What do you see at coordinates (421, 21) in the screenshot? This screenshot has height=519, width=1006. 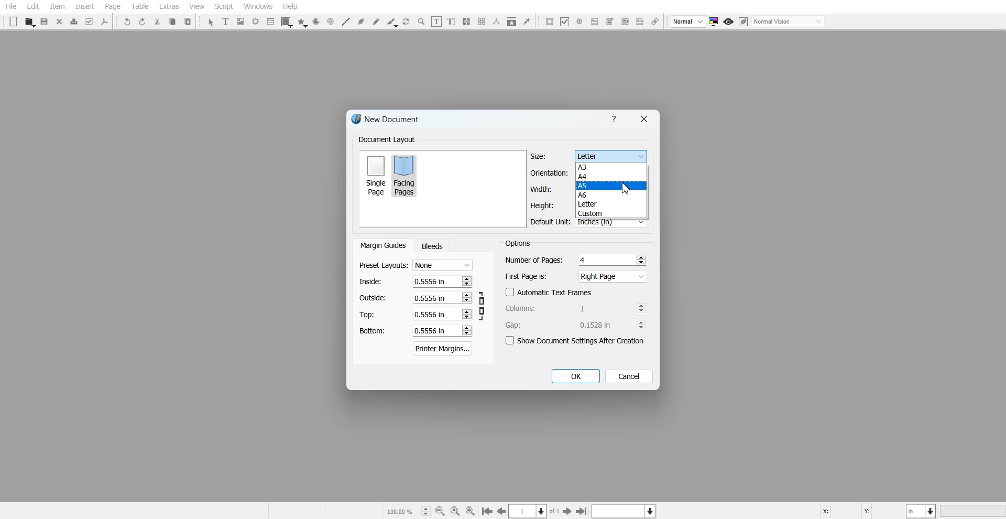 I see `Zoom in or Out` at bounding box center [421, 21].